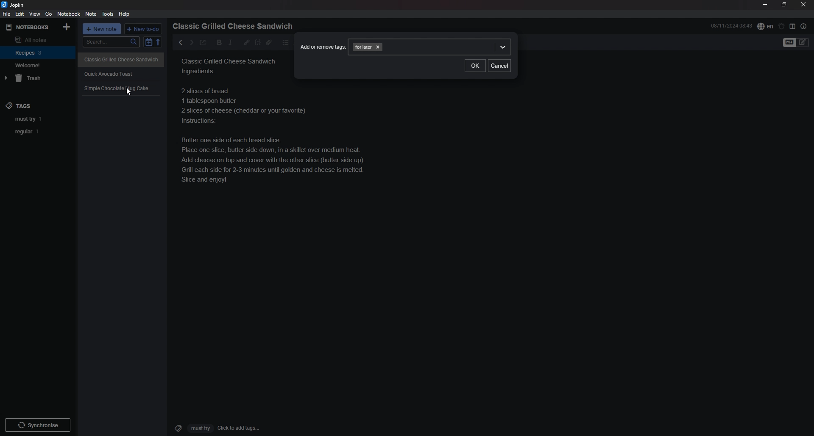  I want to click on Classic grilled cheese sandwich ingredients, so click(231, 66).